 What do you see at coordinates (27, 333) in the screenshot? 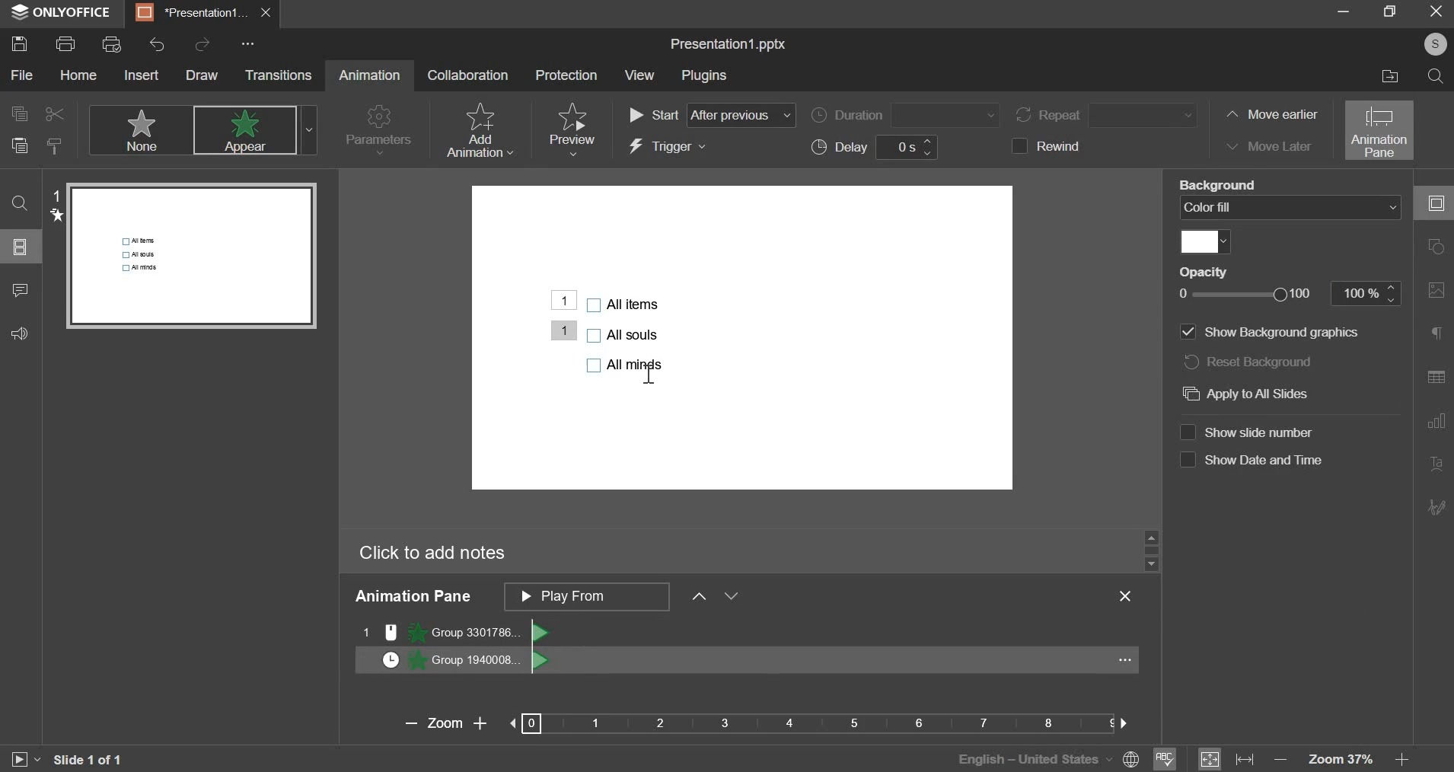
I see `feedback` at bounding box center [27, 333].